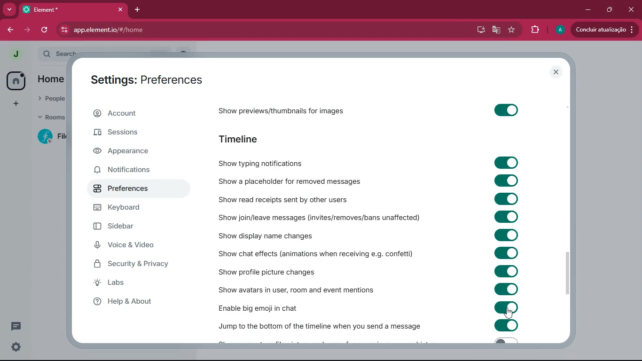  What do you see at coordinates (505, 234) in the screenshot?
I see `toggle on ` at bounding box center [505, 234].